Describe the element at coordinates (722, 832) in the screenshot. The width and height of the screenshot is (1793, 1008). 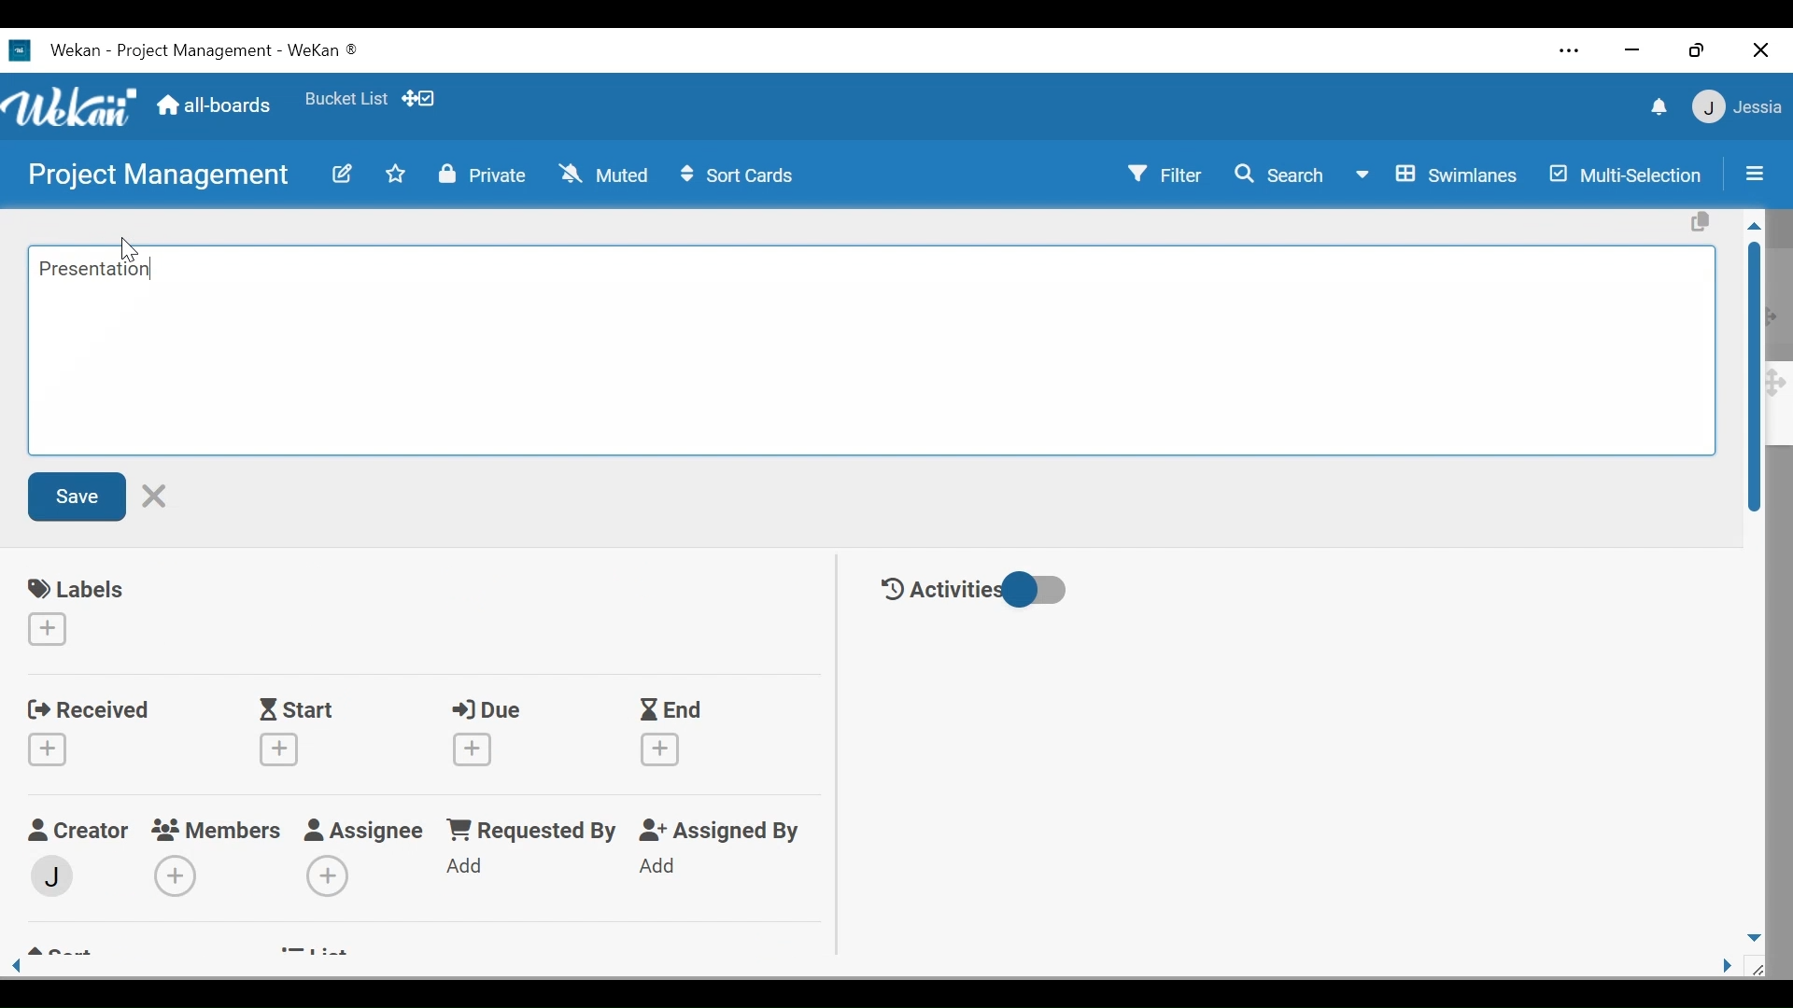
I see `Assigned By` at that location.